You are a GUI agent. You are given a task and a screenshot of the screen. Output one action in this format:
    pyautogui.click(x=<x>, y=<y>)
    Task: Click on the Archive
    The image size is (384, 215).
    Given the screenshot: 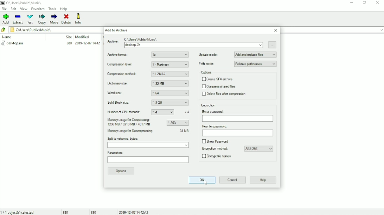 What is the action you would take?
    pyautogui.click(x=194, y=45)
    